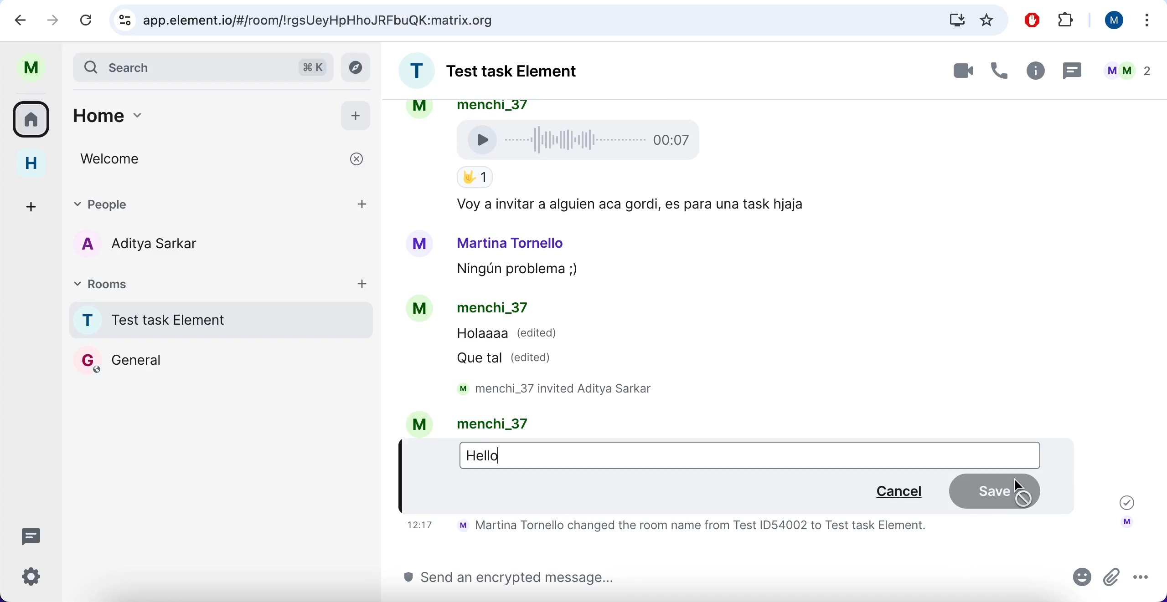 Image resolution: width=1167 pixels, height=602 pixels. What do you see at coordinates (221, 321) in the screenshot?
I see `chat room 1` at bounding box center [221, 321].